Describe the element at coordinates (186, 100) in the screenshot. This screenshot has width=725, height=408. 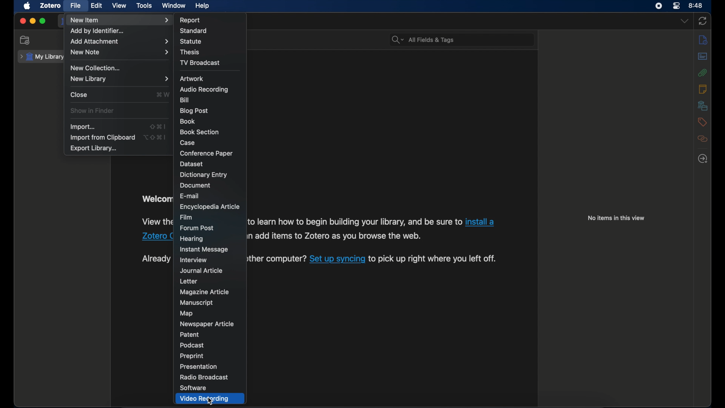
I see `bill` at that location.